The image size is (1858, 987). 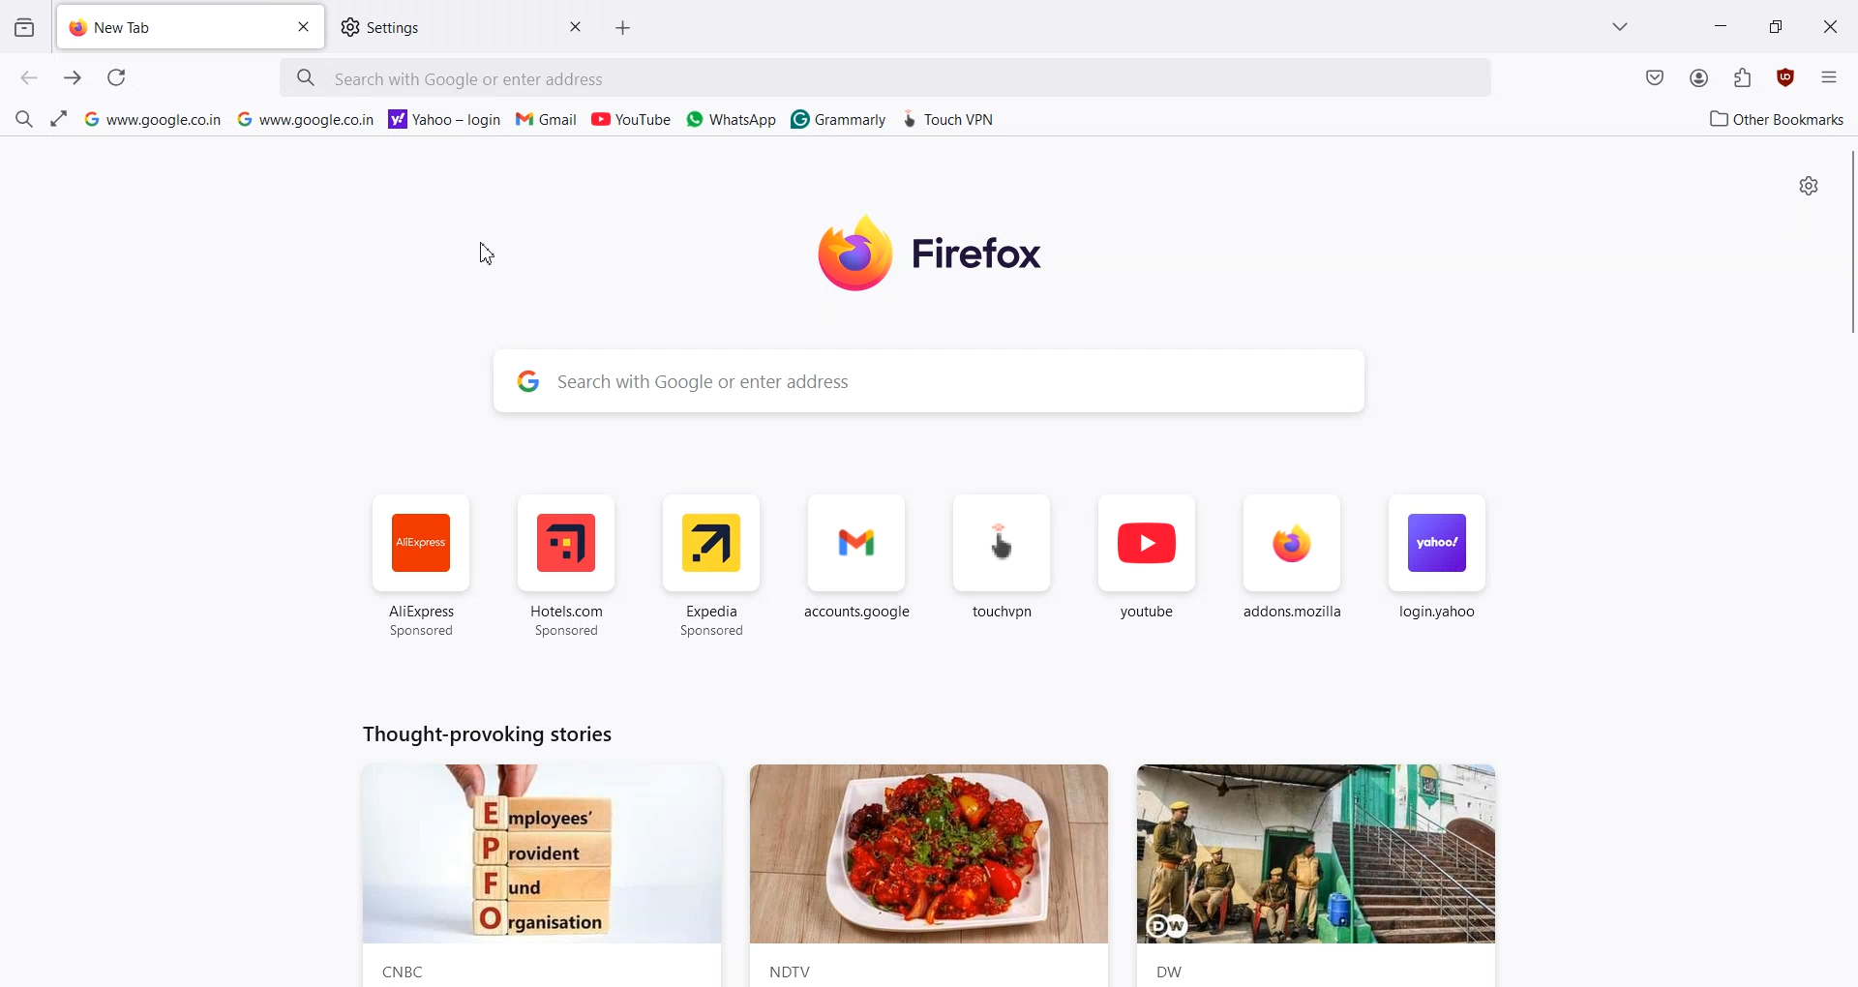 What do you see at coordinates (733, 119) in the screenshot?
I see `Whatsapp Bookmark` at bounding box center [733, 119].